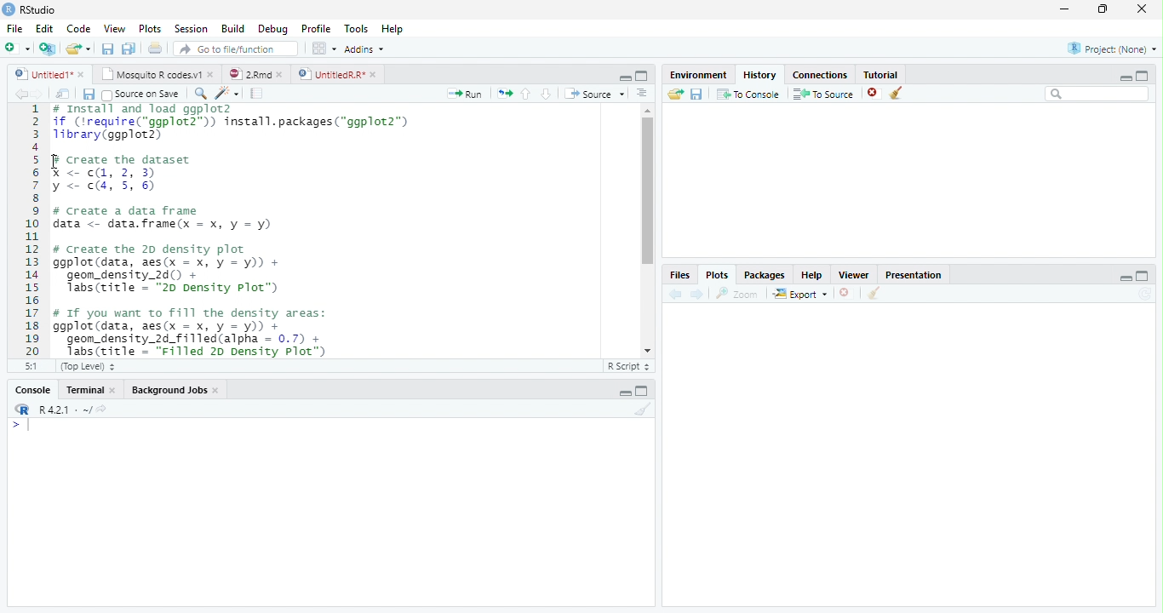 This screenshot has height=613, width=1163. I want to click on Source, so click(594, 94).